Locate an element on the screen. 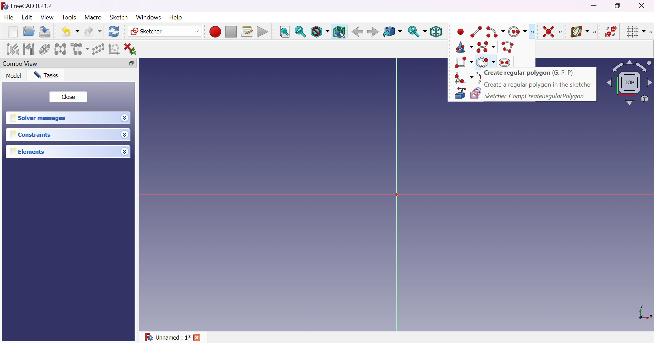 The image size is (654, 343). Leave sketch is located at coordinates (492, 32).